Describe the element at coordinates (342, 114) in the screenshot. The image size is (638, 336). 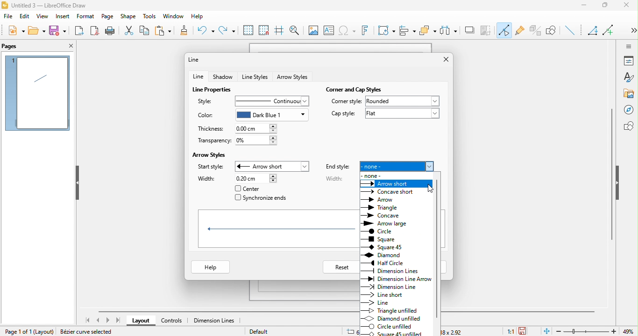
I see `cap style` at that location.